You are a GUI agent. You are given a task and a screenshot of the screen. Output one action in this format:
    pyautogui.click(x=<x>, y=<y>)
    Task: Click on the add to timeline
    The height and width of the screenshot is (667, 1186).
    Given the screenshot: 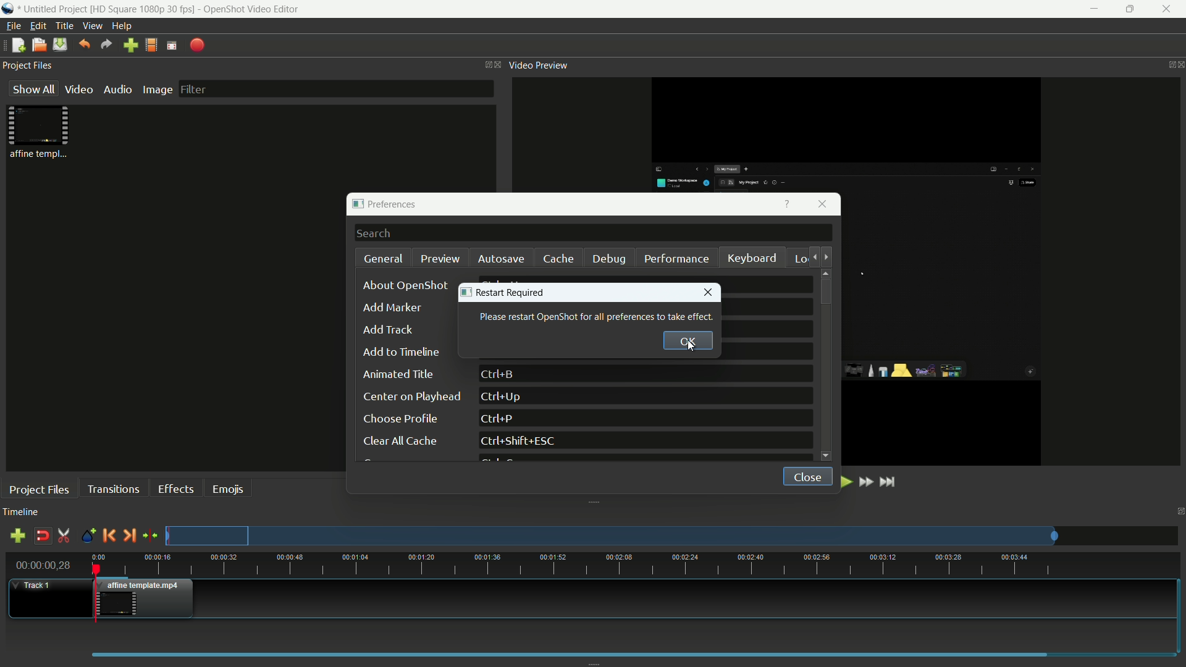 What is the action you would take?
    pyautogui.click(x=401, y=352)
    